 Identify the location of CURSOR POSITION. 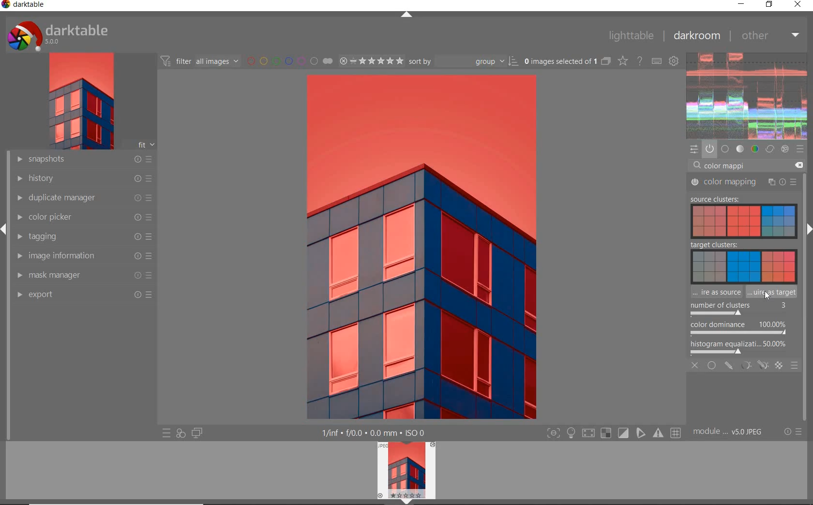
(767, 296).